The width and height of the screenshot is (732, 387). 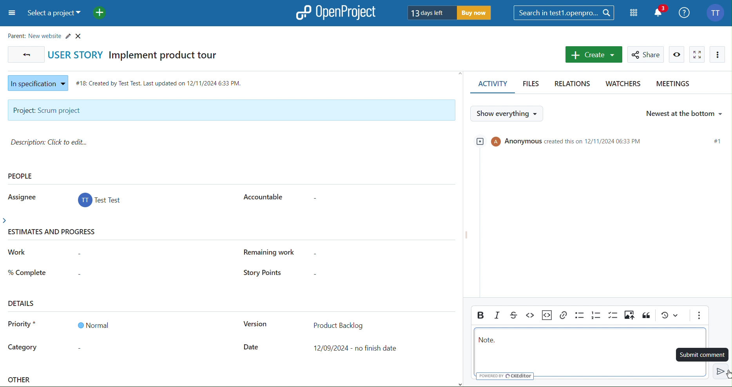 I want to click on Fullscreen, so click(x=697, y=54).